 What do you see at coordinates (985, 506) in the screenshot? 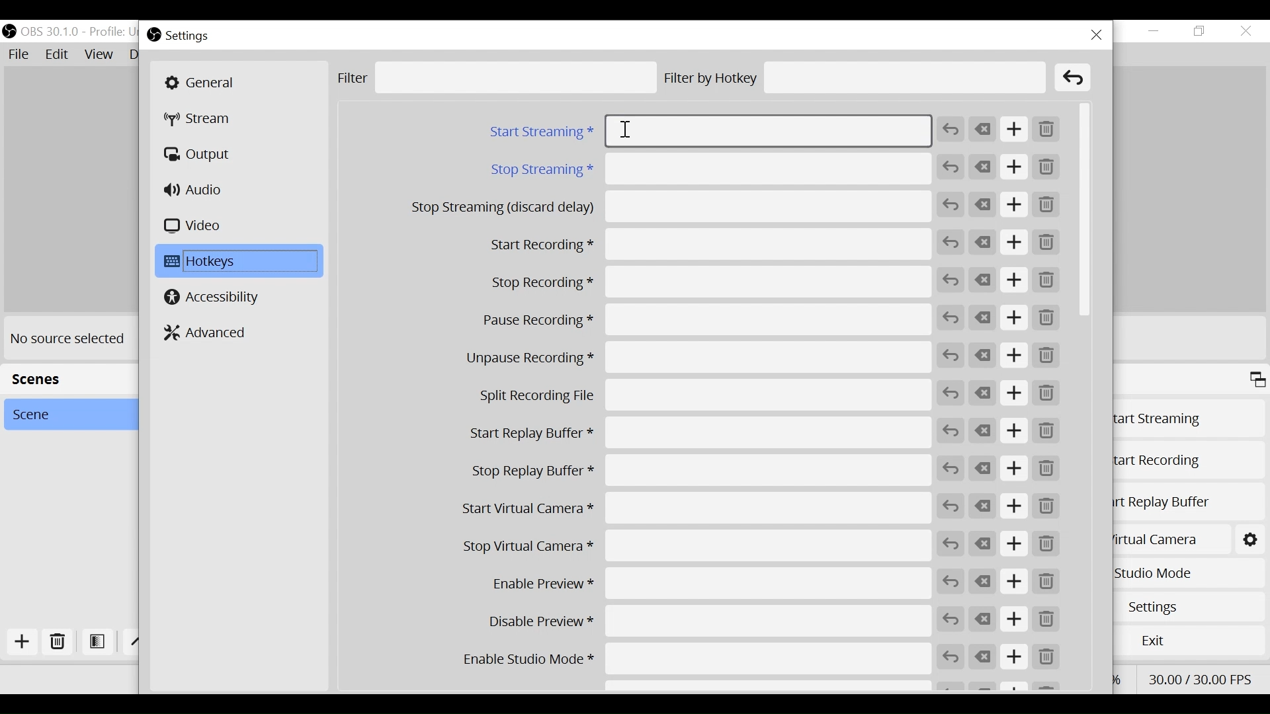
I see `Clear` at bounding box center [985, 506].